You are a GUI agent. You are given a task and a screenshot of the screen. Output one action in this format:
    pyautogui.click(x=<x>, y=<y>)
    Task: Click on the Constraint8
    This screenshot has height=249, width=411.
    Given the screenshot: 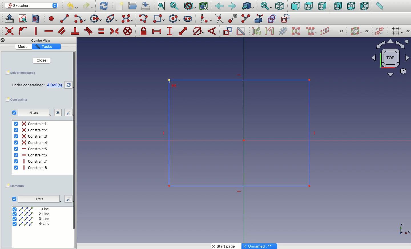 What is the action you would take?
    pyautogui.click(x=31, y=168)
    